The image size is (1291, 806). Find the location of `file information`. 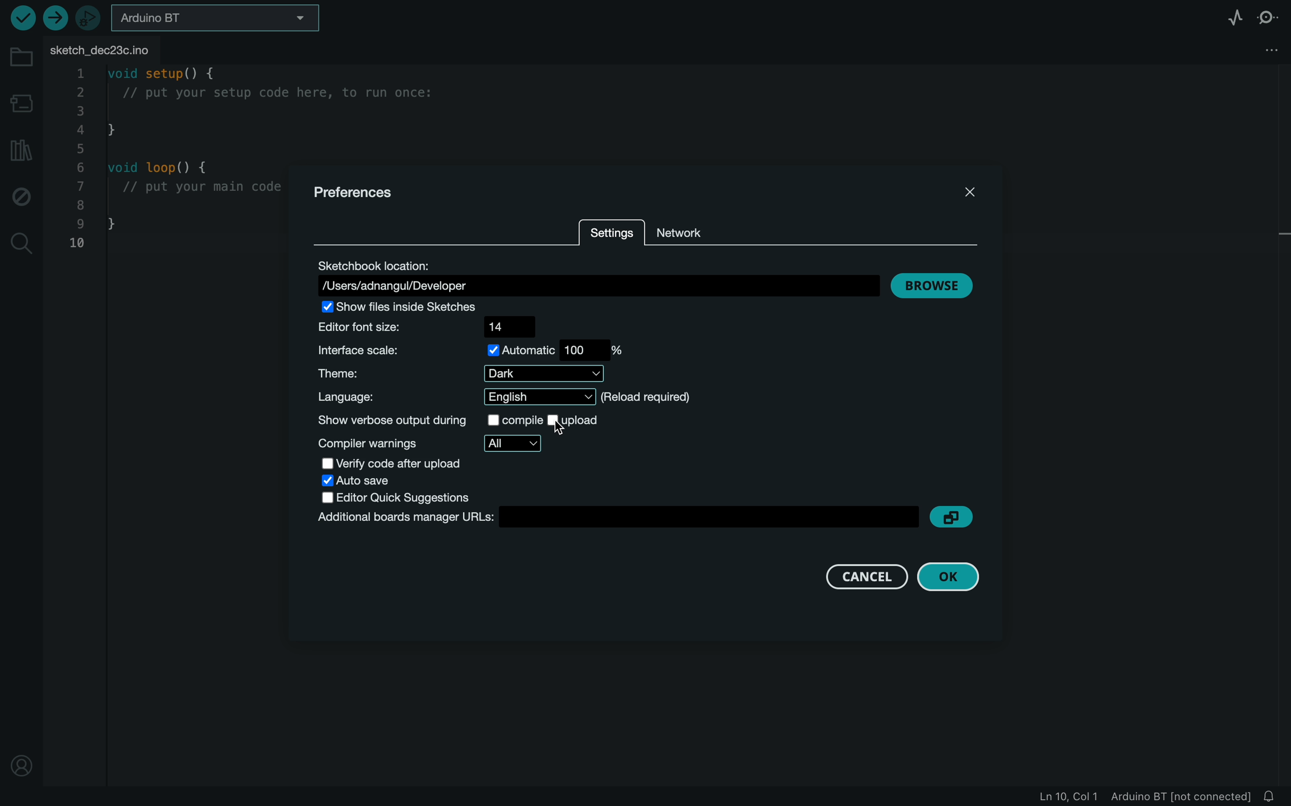

file information is located at coordinates (1127, 796).